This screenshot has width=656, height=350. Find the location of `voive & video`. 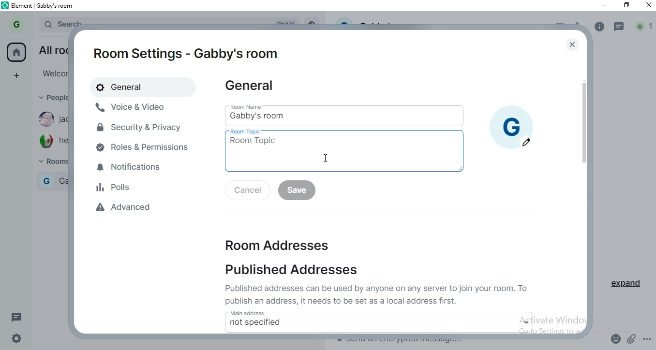

voive & video is located at coordinates (134, 107).